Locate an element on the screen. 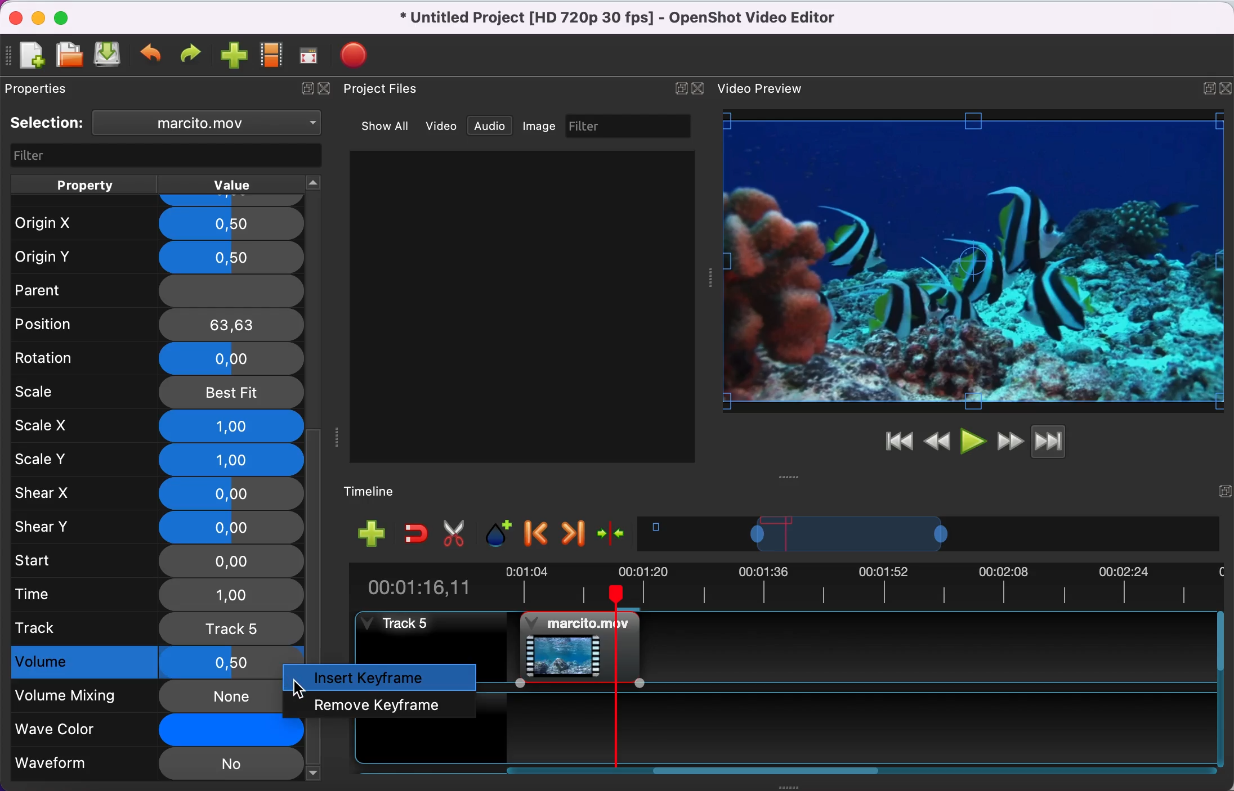 The width and height of the screenshot is (1234, 791). cursor is located at coordinates (298, 690).